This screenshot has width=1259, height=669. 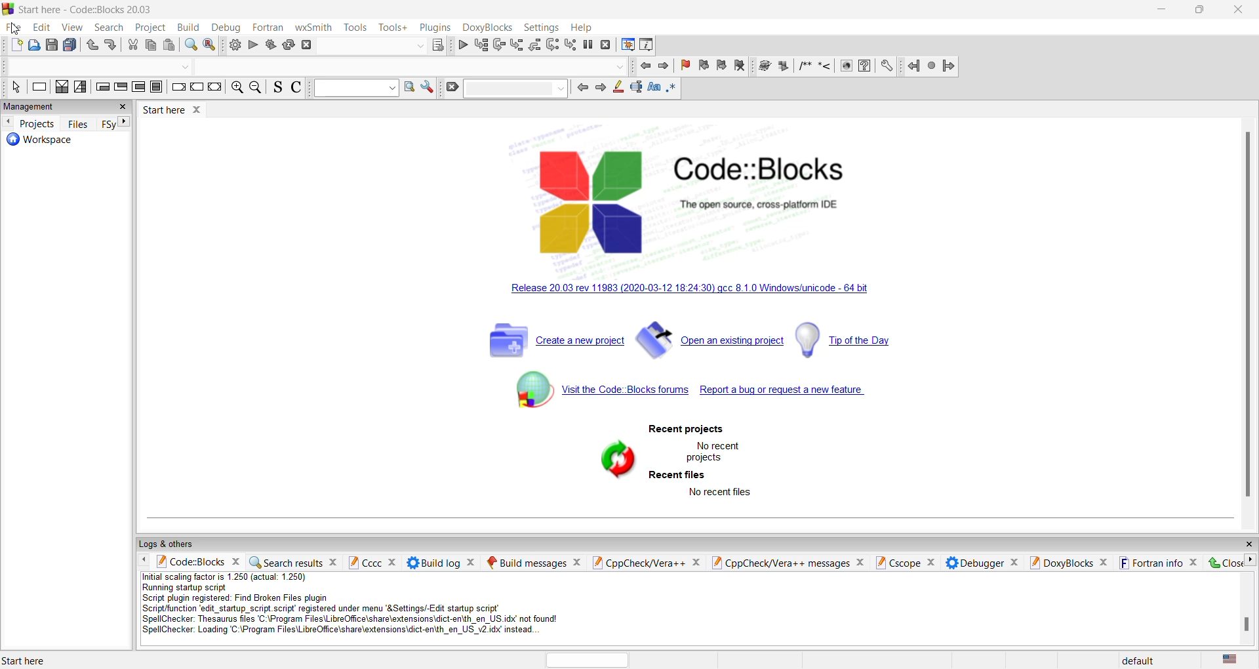 I want to click on projects, so click(x=38, y=123).